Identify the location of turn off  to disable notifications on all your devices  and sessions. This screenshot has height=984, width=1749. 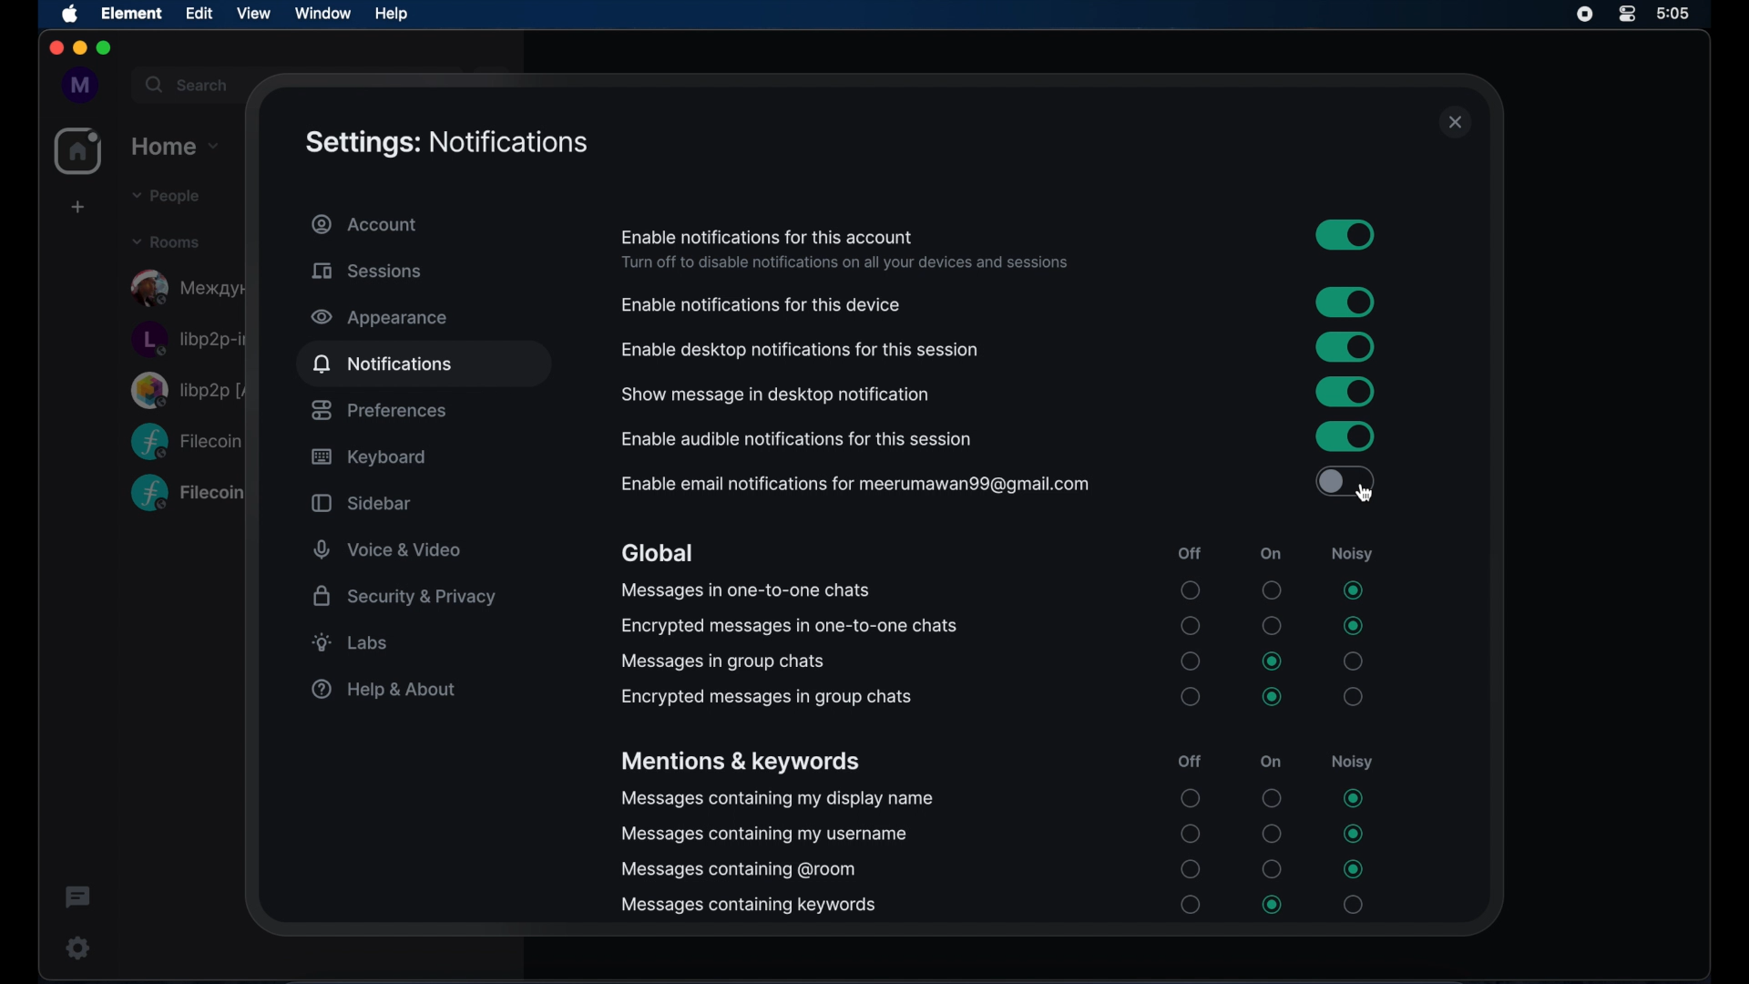
(844, 263).